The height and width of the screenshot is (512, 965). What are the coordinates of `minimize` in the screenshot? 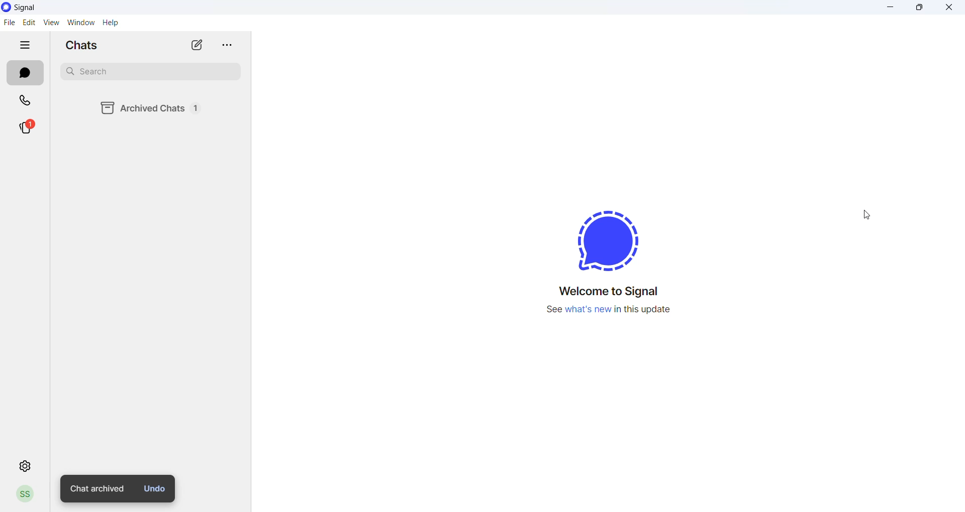 It's located at (889, 7).